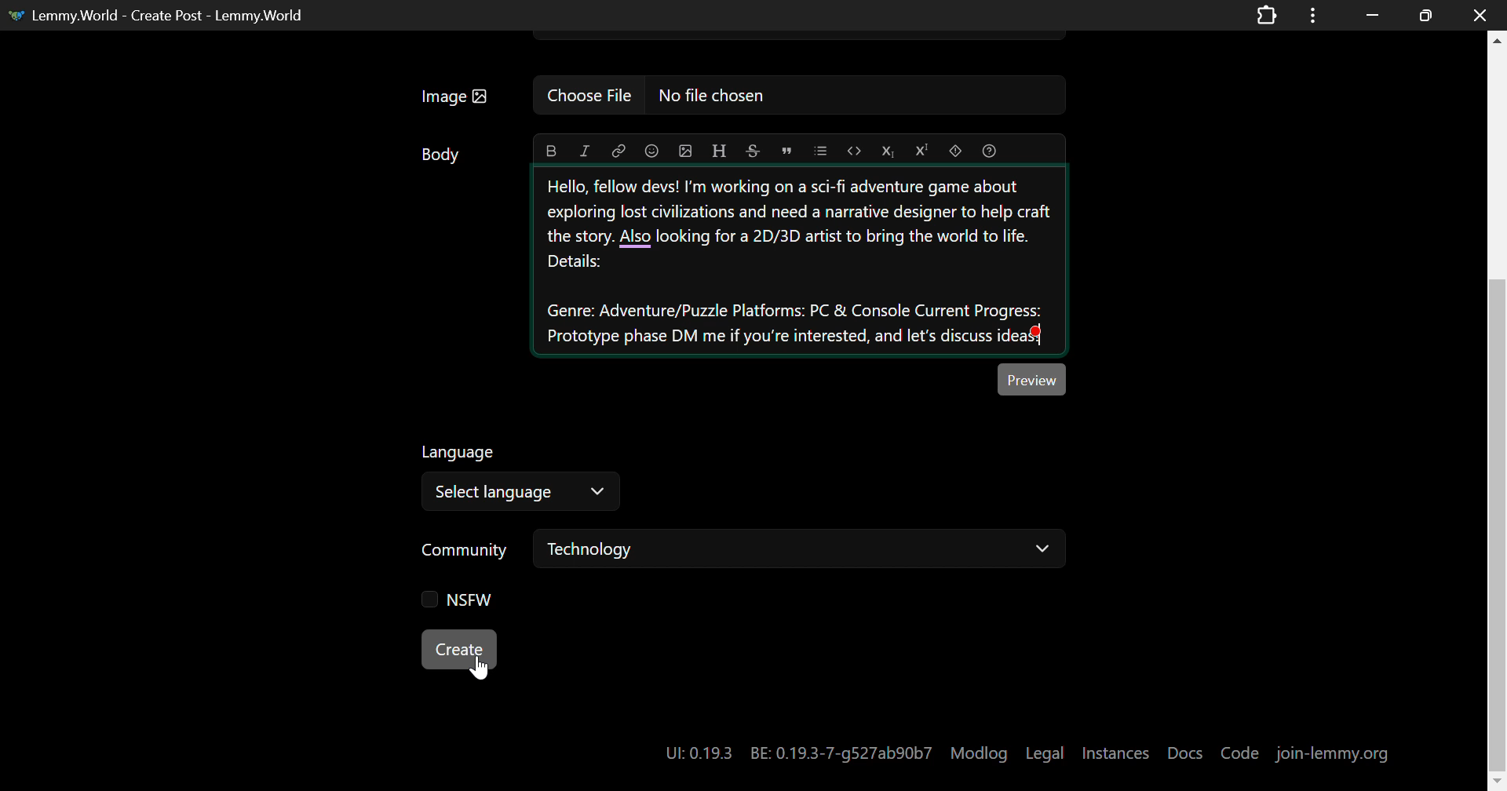 Image resolution: width=1507 pixels, height=791 pixels. Describe the element at coordinates (954, 151) in the screenshot. I see `spoiler` at that location.